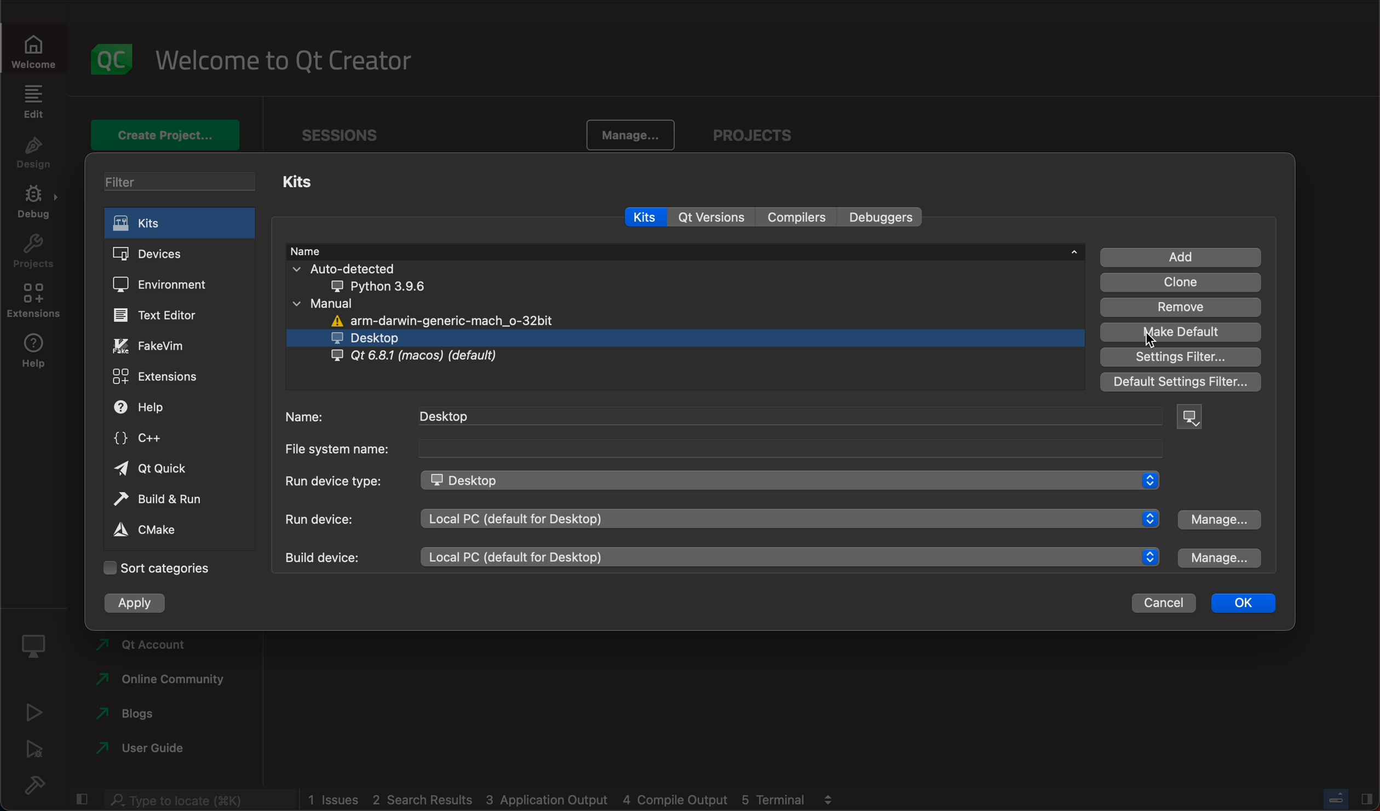  I want to click on user guide, so click(151, 749).